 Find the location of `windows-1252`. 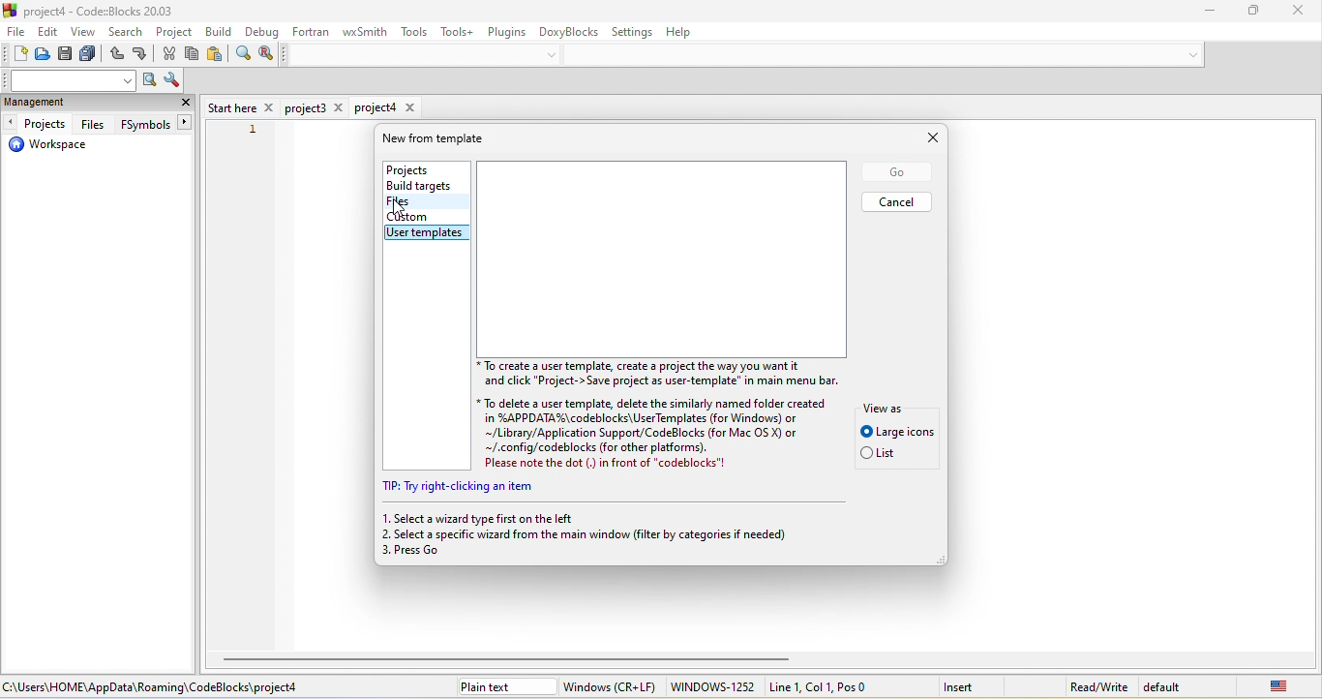

windows-1252 is located at coordinates (712, 687).